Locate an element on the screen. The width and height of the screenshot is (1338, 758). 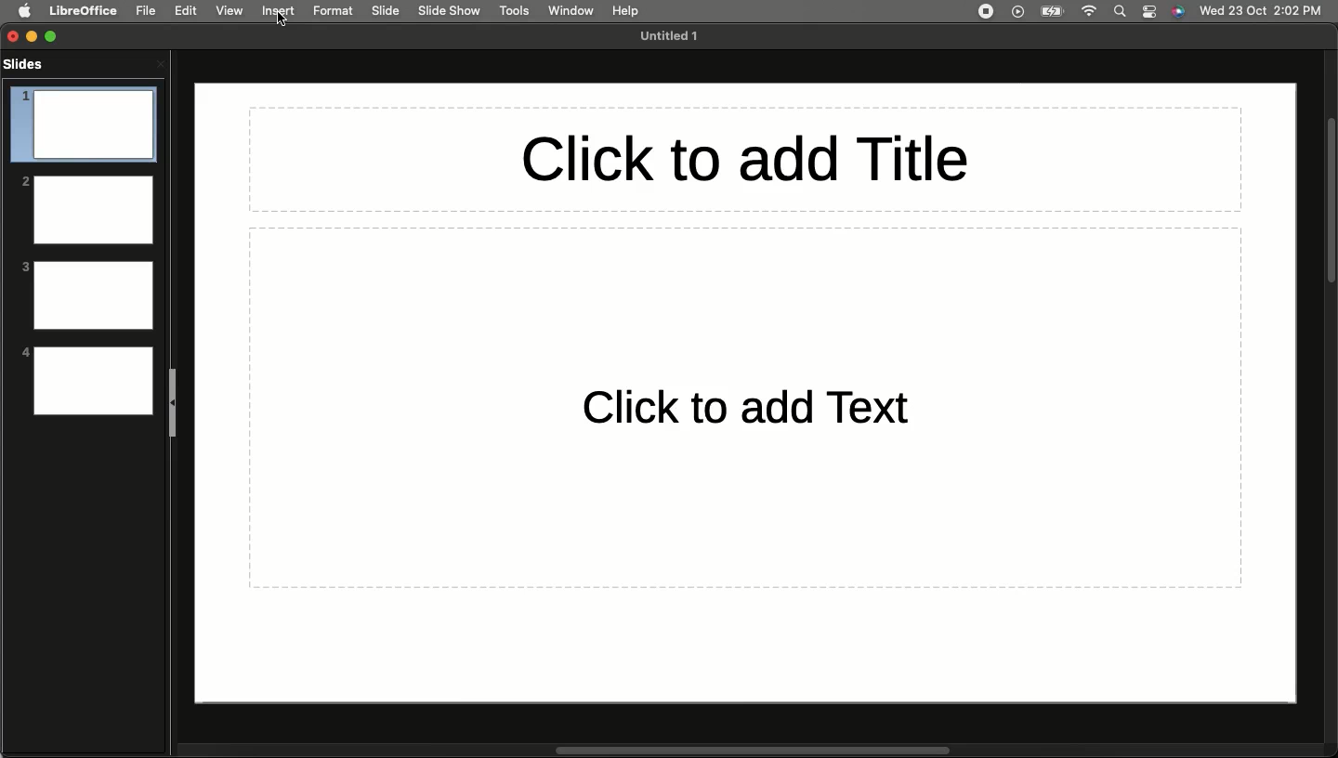
View is located at coordinates (229, 10).